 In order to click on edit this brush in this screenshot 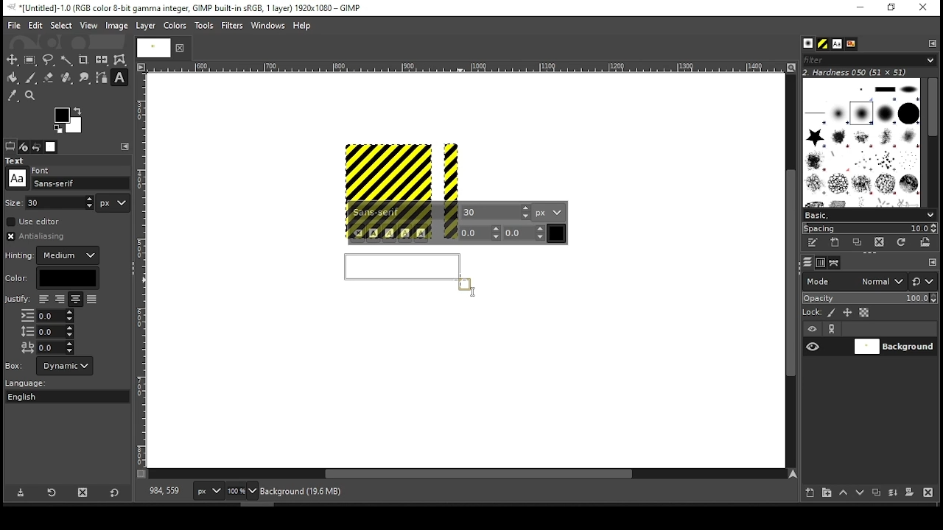, I will do `click(812, 244)`.